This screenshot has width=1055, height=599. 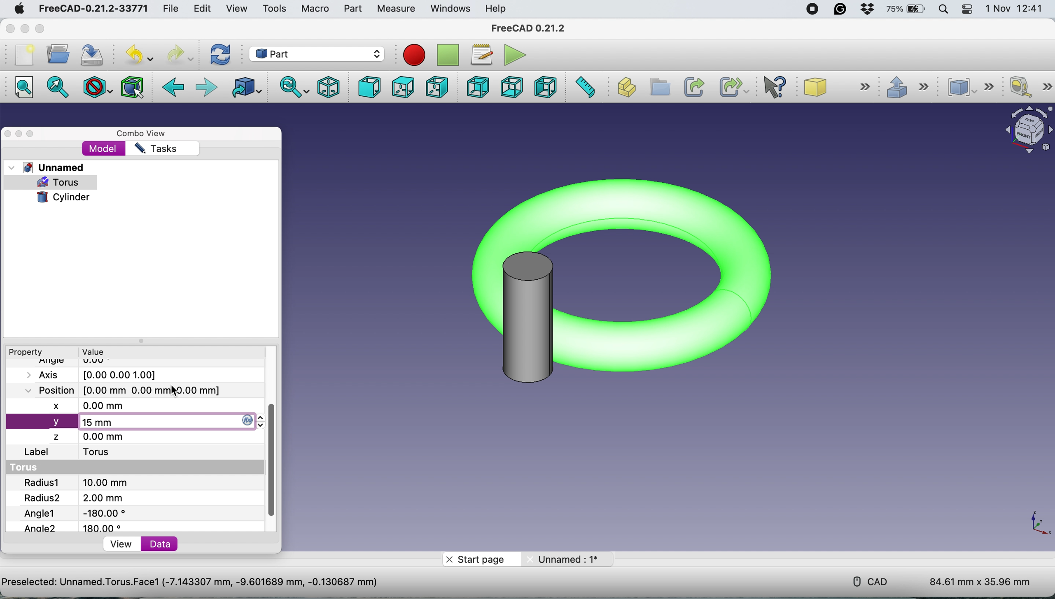 I want to click on value, so click(x=106, y=351).